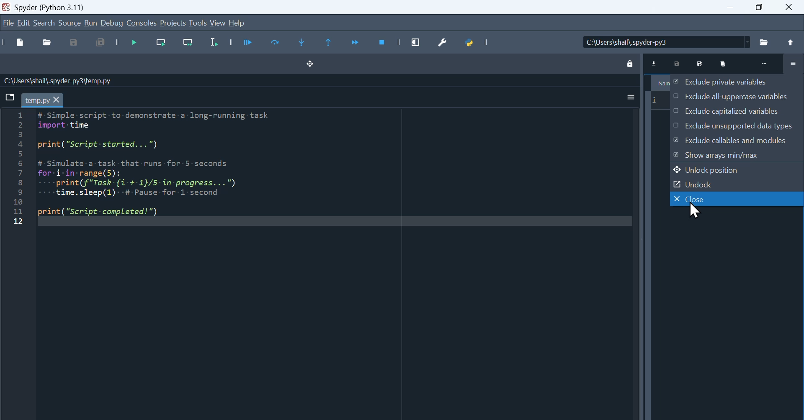 The width and height of the screenshot is (804, 420). Describe the element at coordinates (134, 43) in the screenshot. I see `Debug file` at that location.